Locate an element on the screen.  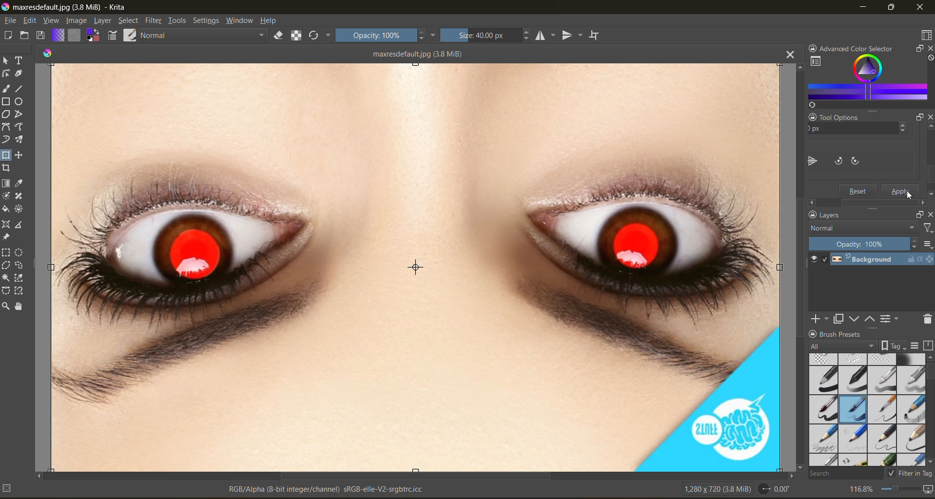
scrollbar is located at coordinates (866, 202).